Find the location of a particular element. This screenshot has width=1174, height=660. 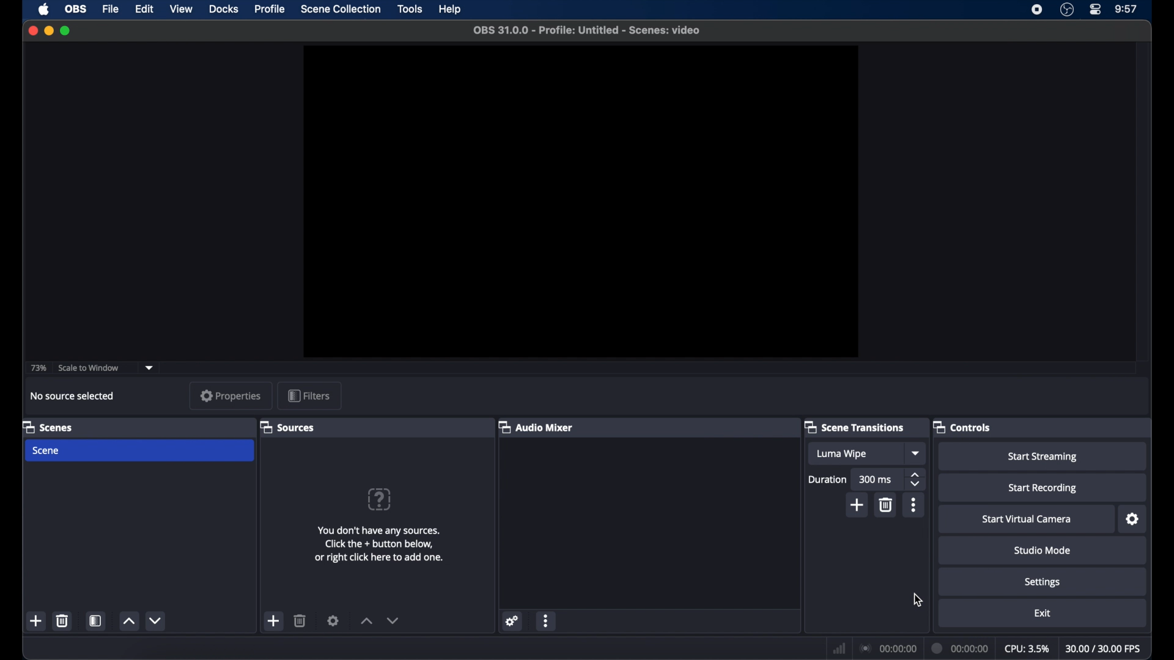

file name is located at coordinates (588, 31).